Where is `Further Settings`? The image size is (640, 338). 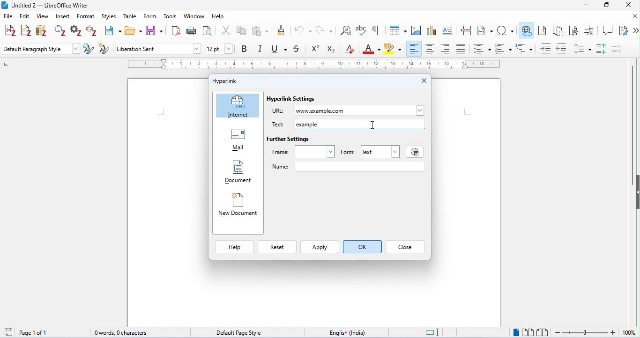
Further Settings is located at coordinates (294, 139).